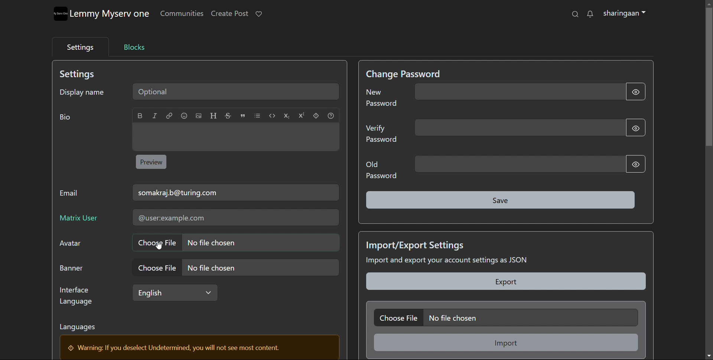 The height and width of the screenshot is (360, 713). Describe the element at coordinates (381, 135) in the screenshot. I see `Verify Password` at that location.